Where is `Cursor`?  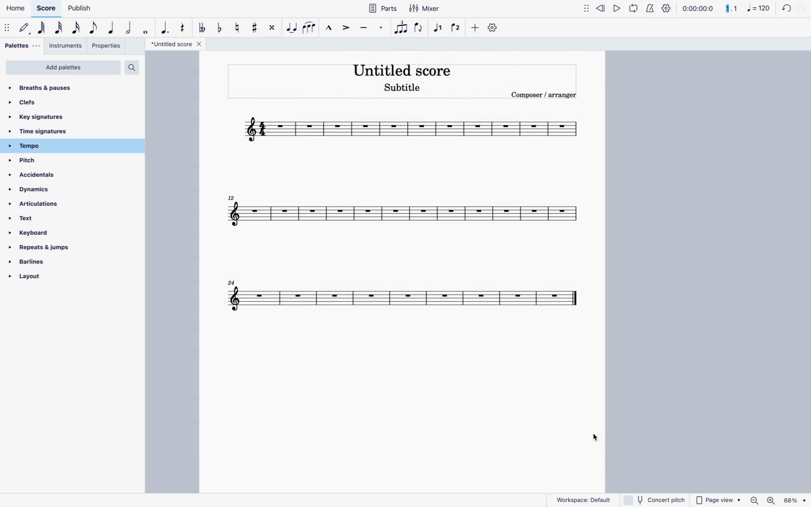 Cursor is located at coordinates (592, 437).